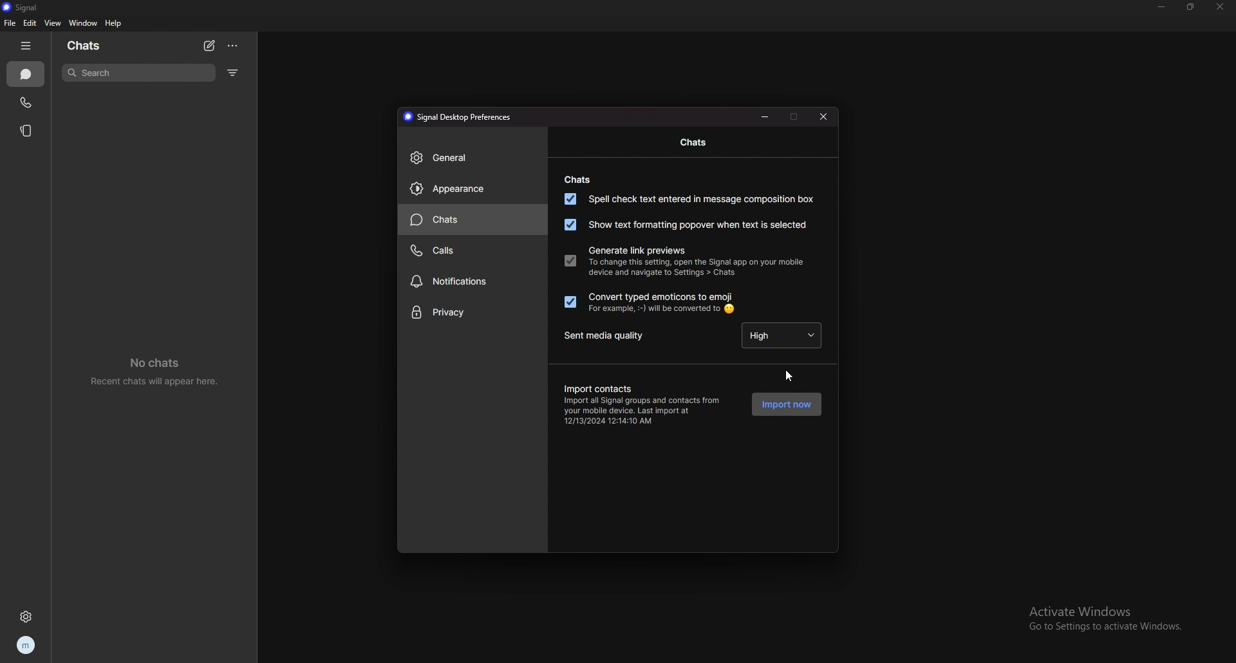 This screenshot has width=1236, height=663. What do you see at coordinates (114, 23) in the screenshot?
I see `help` at bounding box center [114, 23].